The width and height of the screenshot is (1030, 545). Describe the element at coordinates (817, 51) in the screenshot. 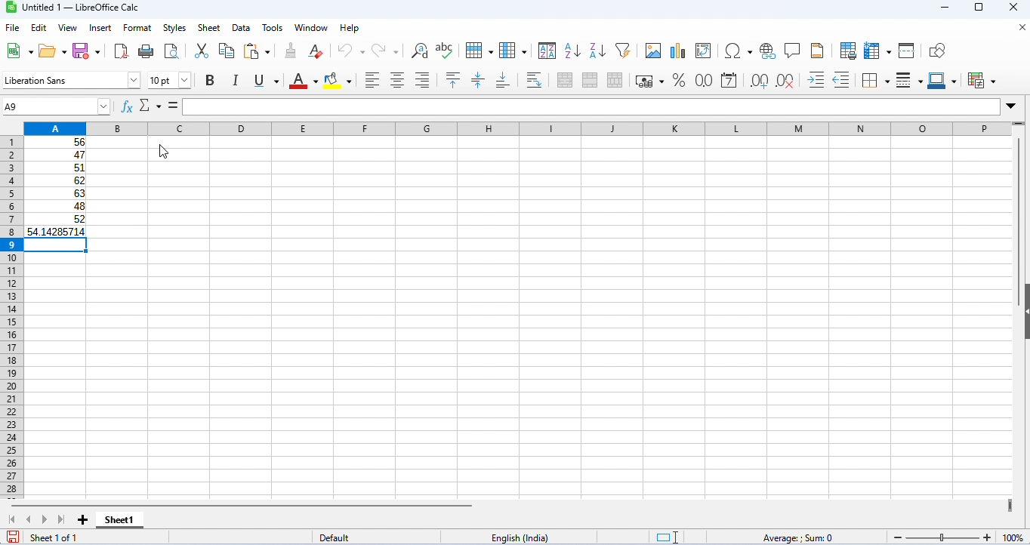

I see `insert header and footer` at that location.